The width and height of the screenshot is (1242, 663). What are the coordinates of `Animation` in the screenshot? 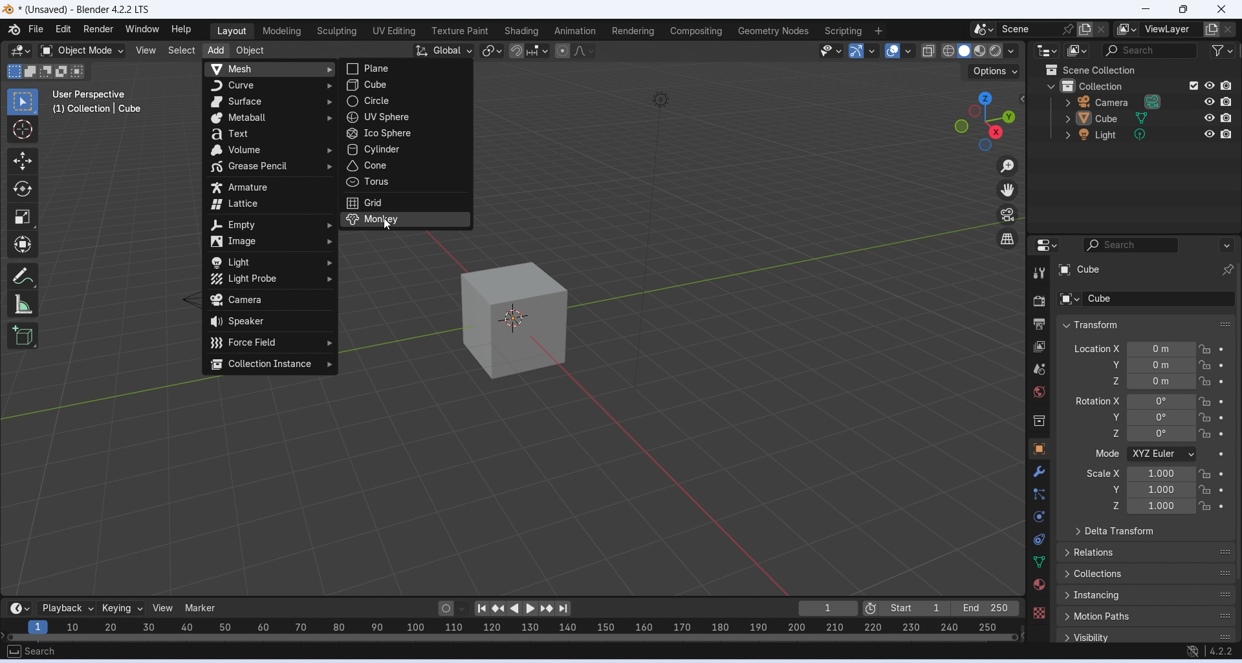 It's located at (574, 30).